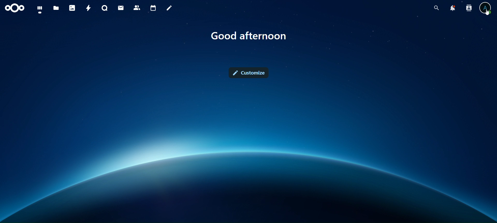 The width and height of the screenshot is (497, 223). Describe the element at coordinates (486, 8) in the screenshot. I see `view profile` at that location.